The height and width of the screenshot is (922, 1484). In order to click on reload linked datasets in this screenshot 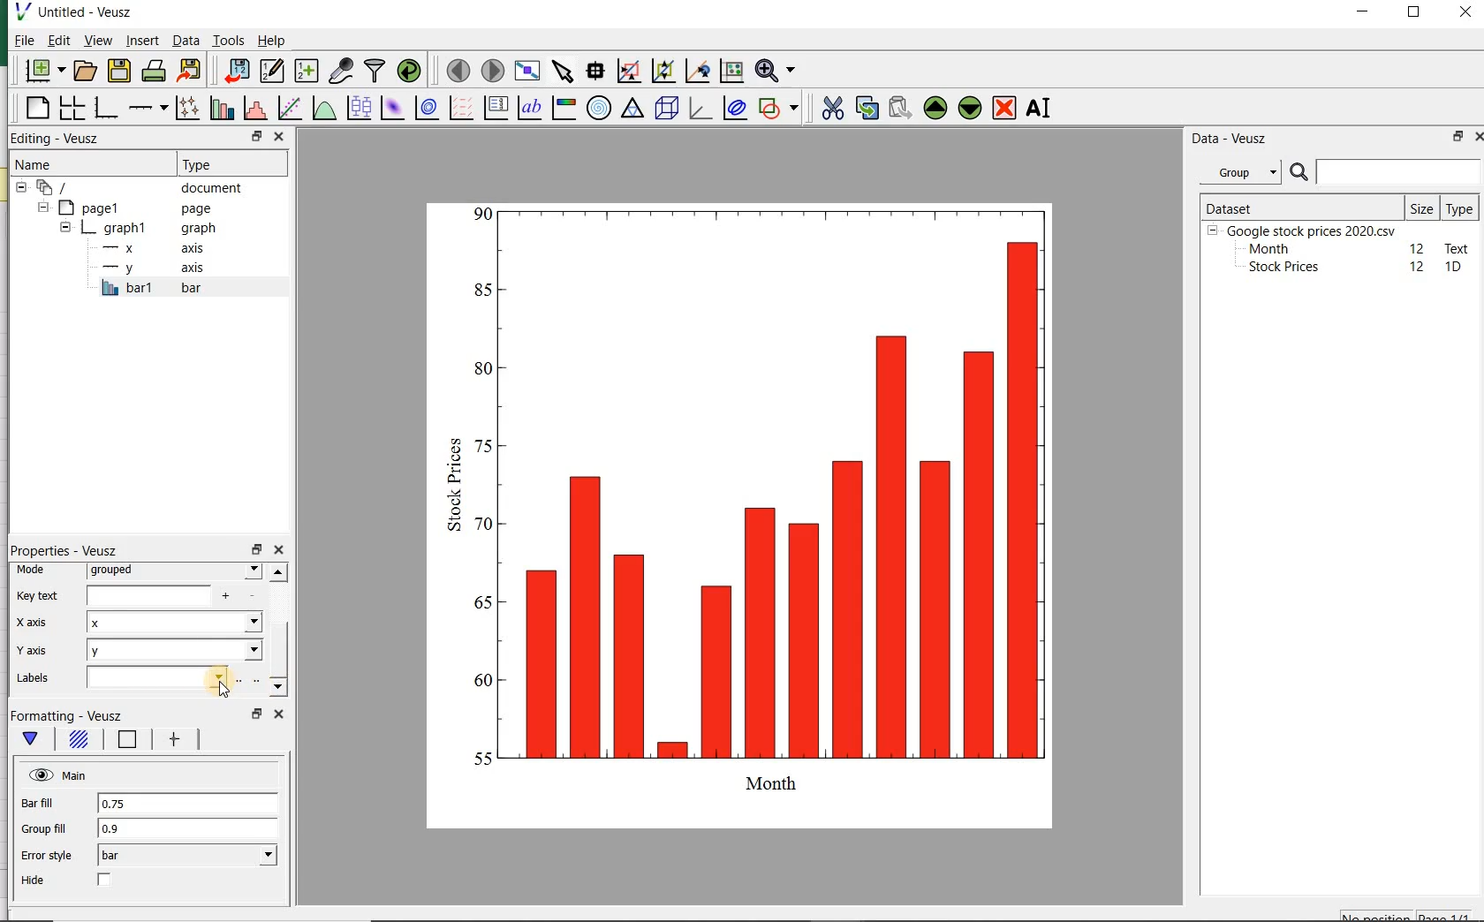, I will do `click(413, 72)`.